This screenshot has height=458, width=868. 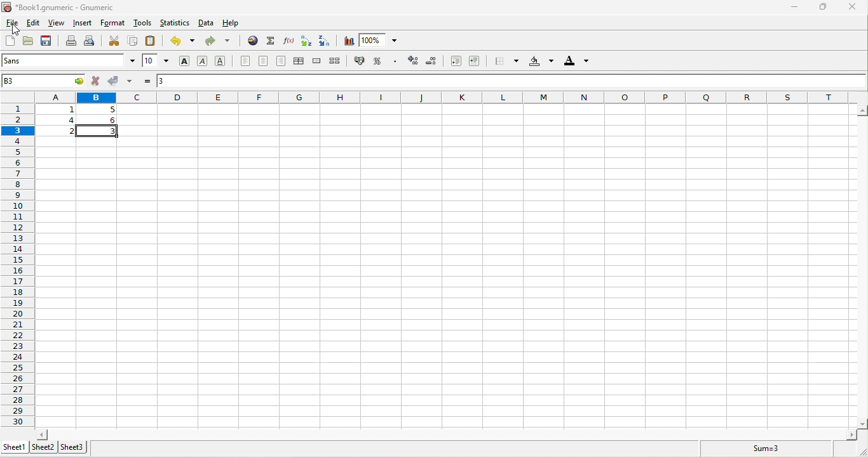 What do you see at coordinates (220, 62) in the screenshot?
I see `underline` at bounding box center [220, 62].